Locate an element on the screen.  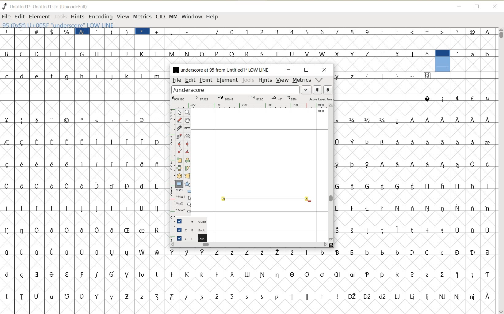
add a curve point is located at coordinates (179, 144).